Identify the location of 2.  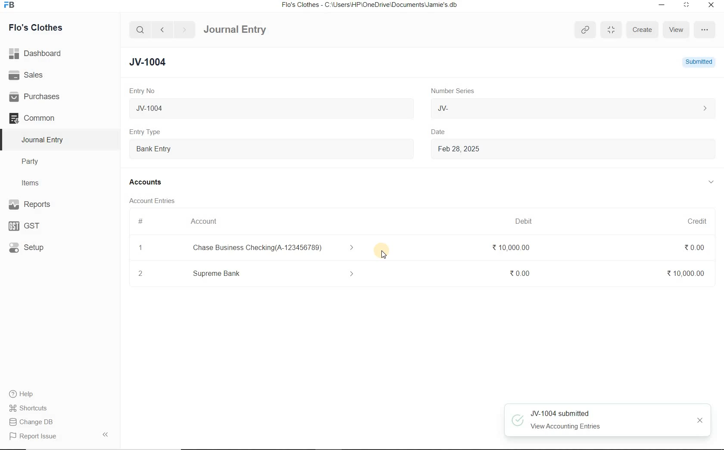
(142, 273).